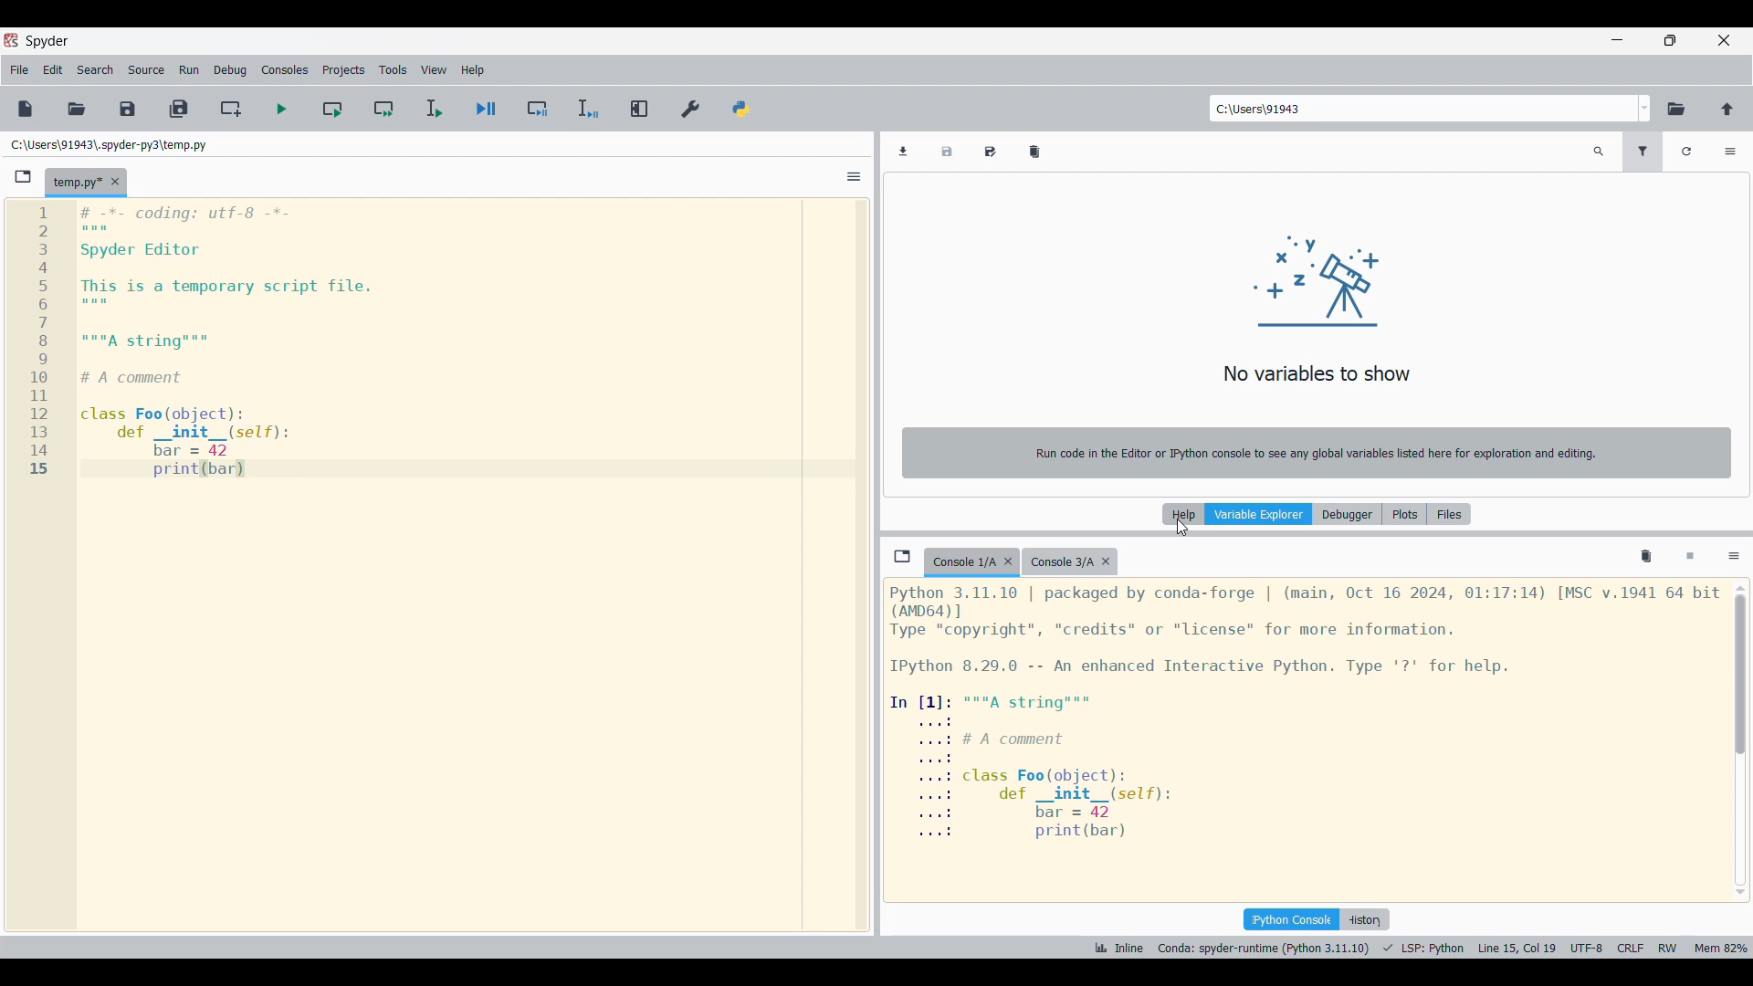 The image size is (1753, 986). Describe the element at coordinates (385, 109) in the screenshot. I see `Run current cell and go to next` at that location.